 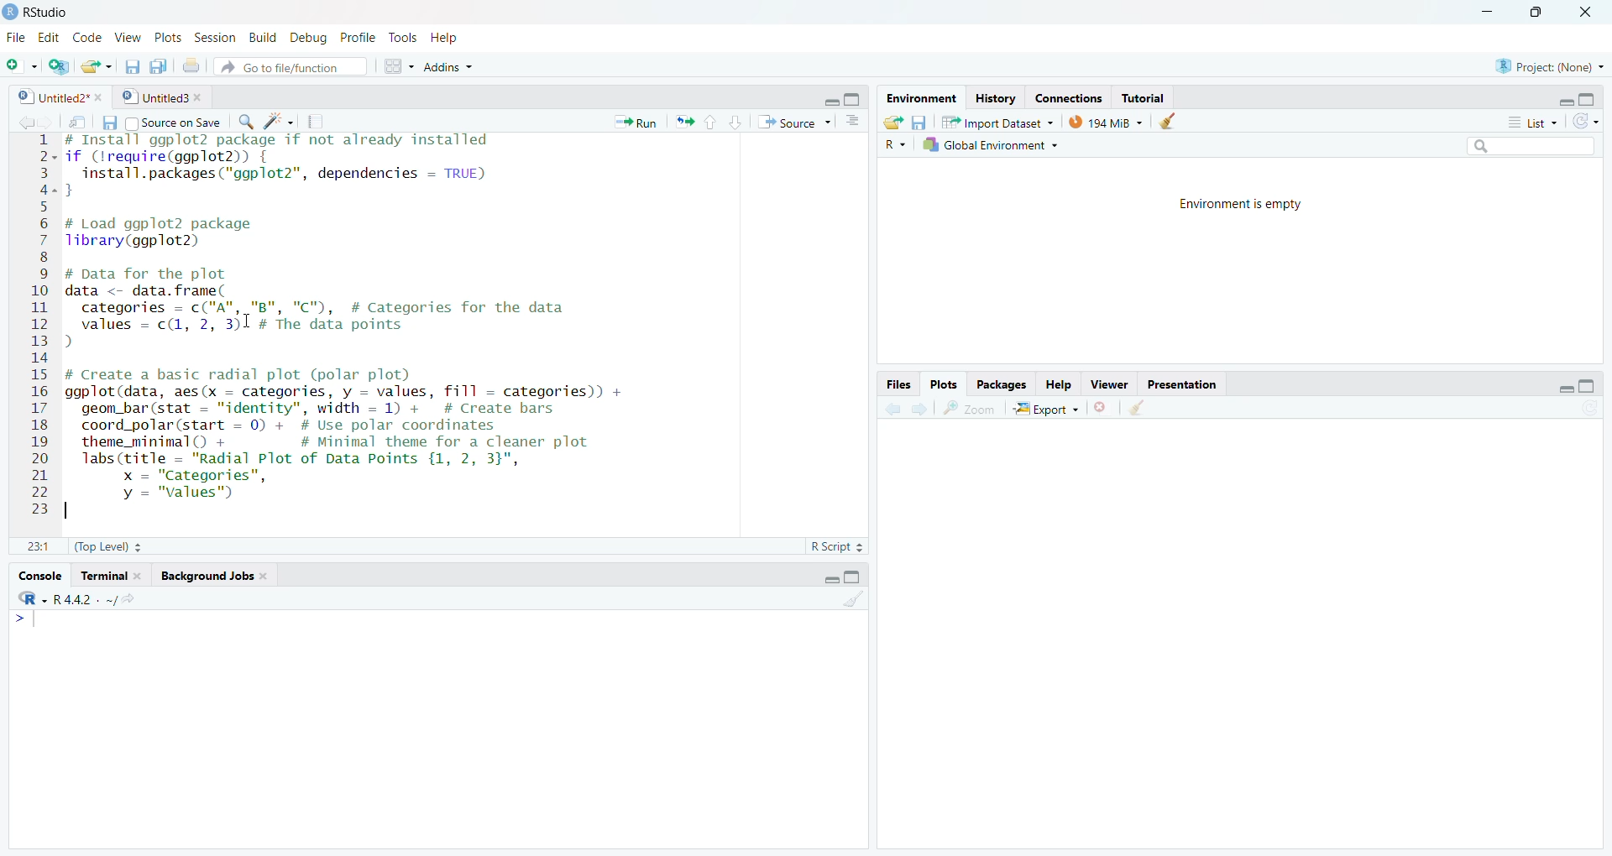 What do you see at coordinates (17, 39) in the screenshot?
I see `File` at bounding box center [17, 39].